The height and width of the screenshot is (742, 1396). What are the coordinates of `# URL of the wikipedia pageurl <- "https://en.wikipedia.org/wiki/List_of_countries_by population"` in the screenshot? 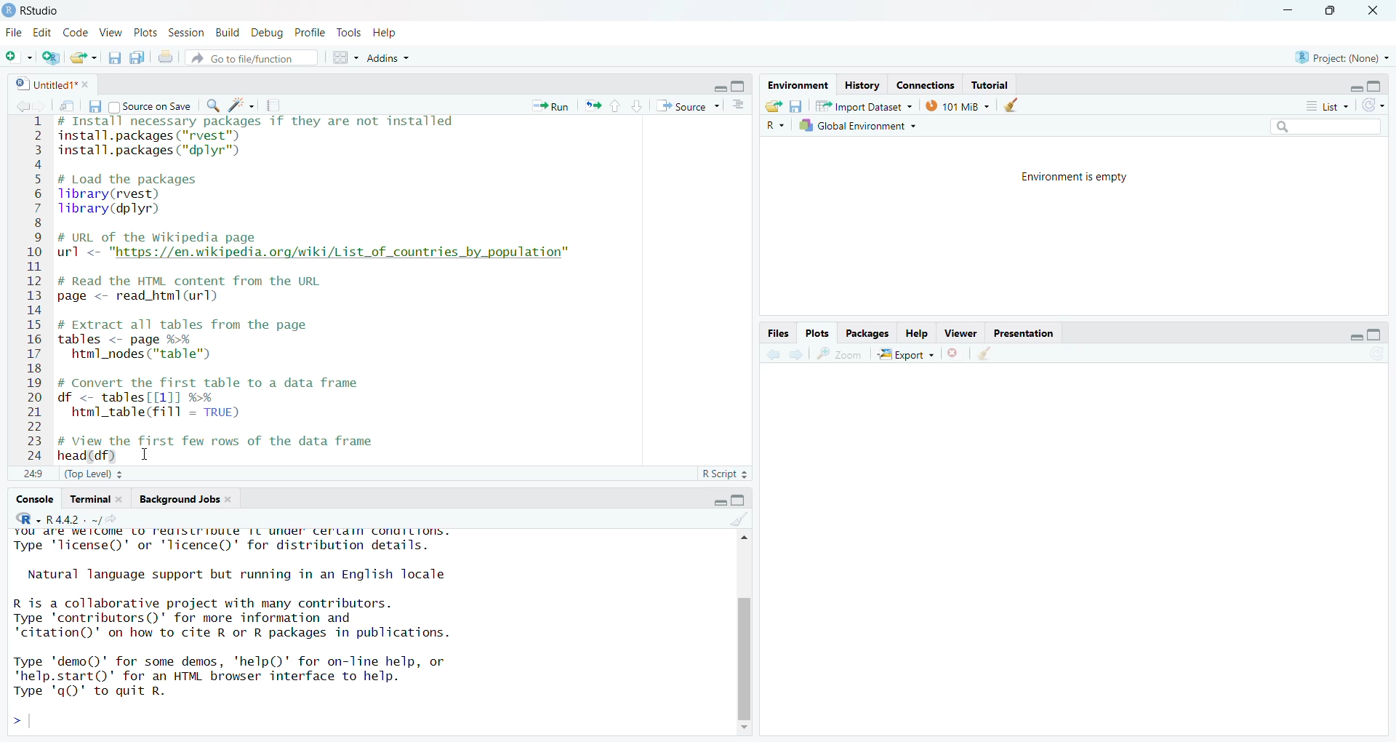 It's located at (317, 247).